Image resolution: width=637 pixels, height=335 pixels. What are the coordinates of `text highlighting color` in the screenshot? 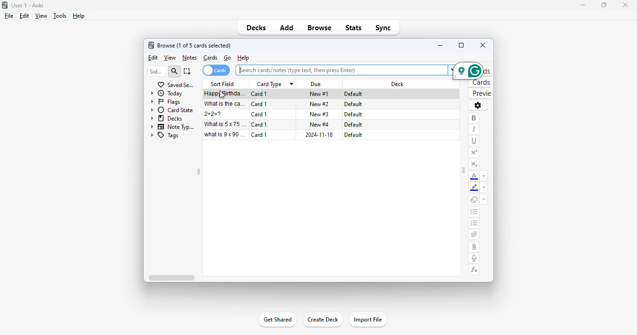 It's located at (474, 188).